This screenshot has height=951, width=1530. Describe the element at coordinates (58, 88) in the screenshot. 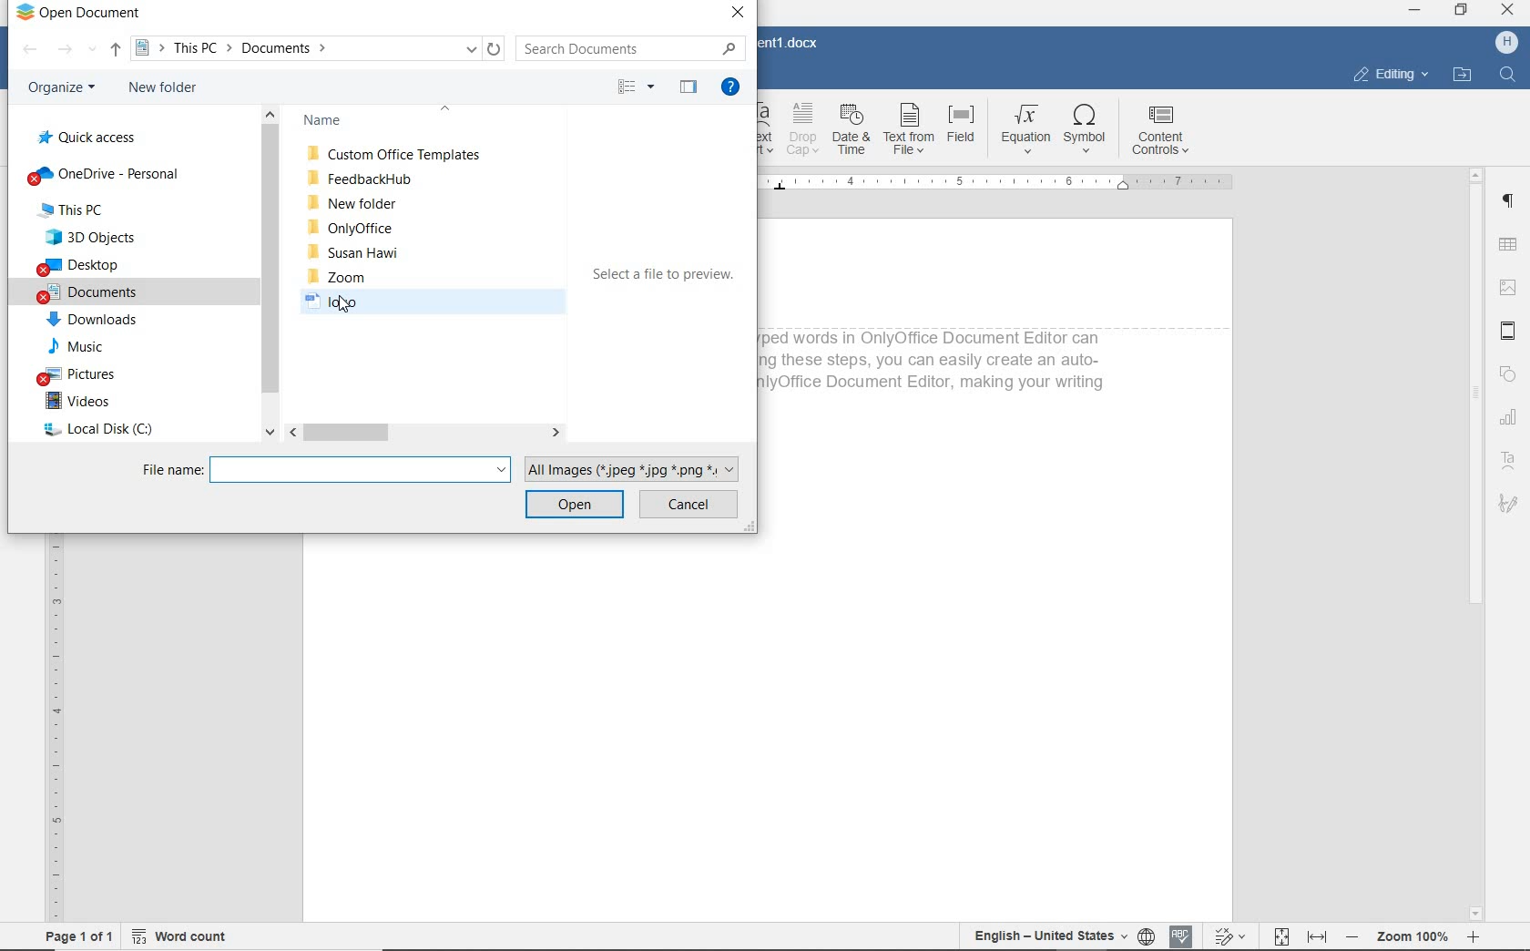

I see `ORGANIZE` at that location.